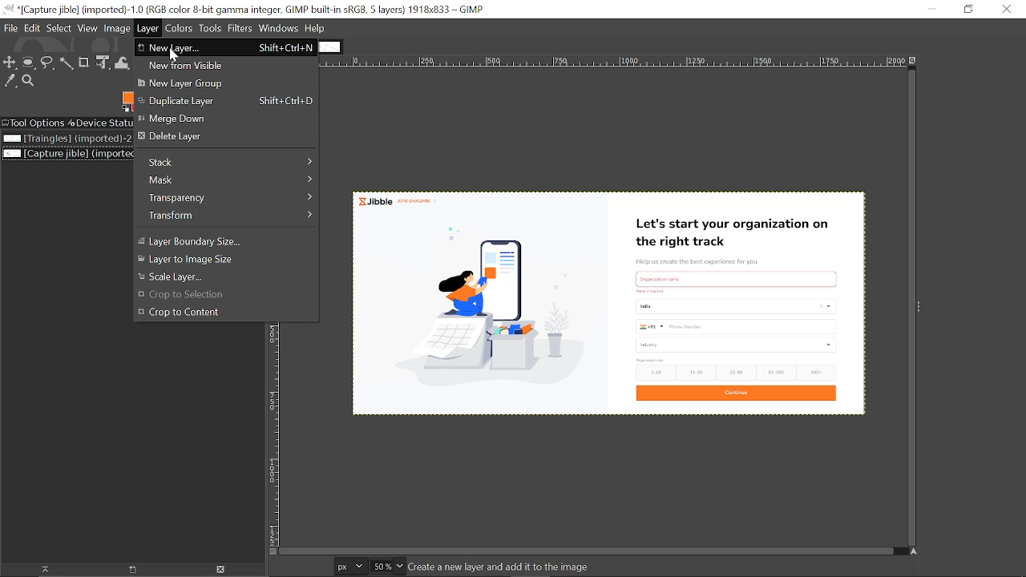 Image resolution: width=1026 pixels, height=577 pixels. What do you see at coordinates (67, 63) in the screenshot?
I see `Fuzzy select tool` at bounding box center [67, 63].